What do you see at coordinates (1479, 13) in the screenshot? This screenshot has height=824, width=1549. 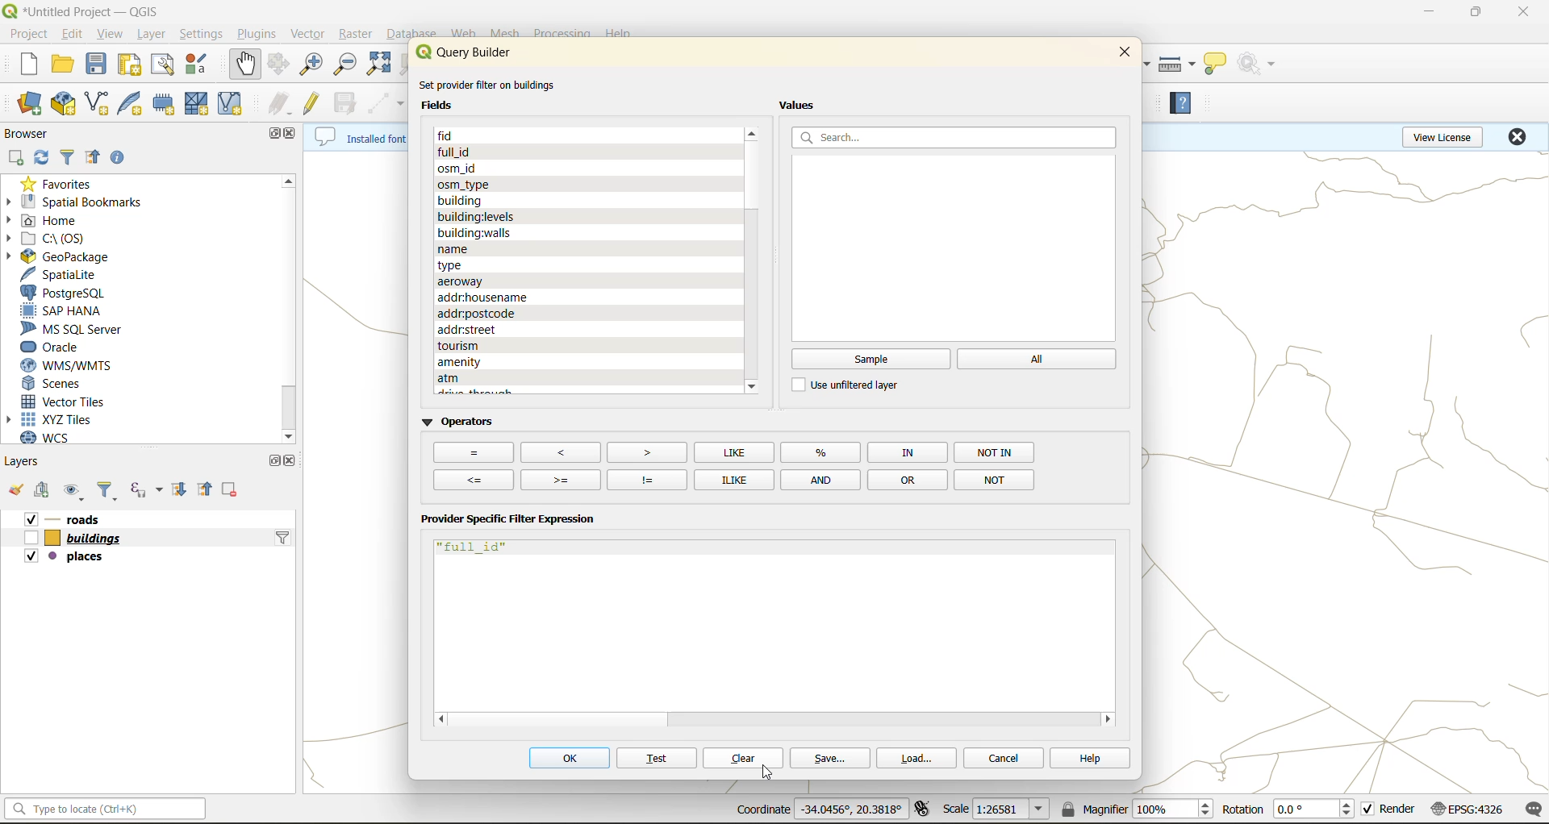 I see `maximize` at bounding box center [1479, 13].